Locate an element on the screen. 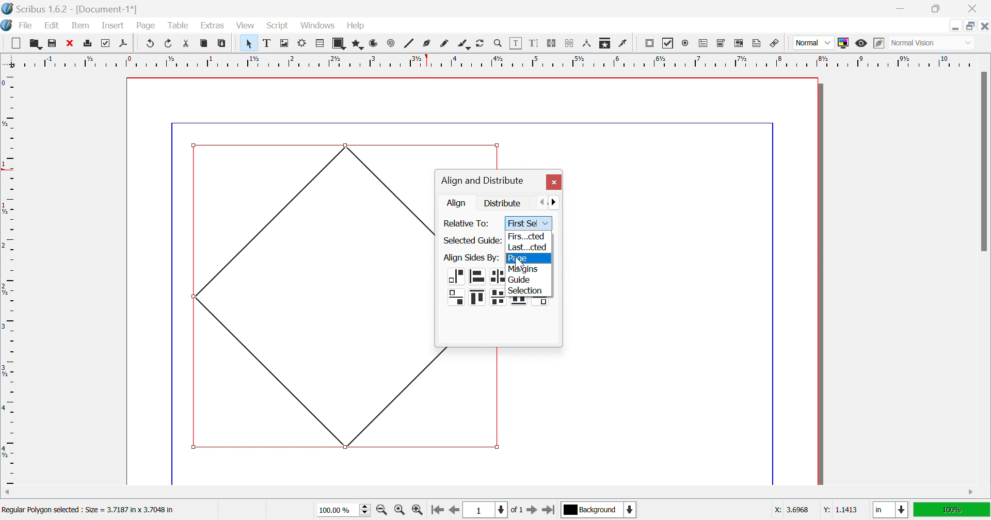 Image resolution: width=991 pixels, height=520 pixels. Last selected is located at coordinates (527, 247).